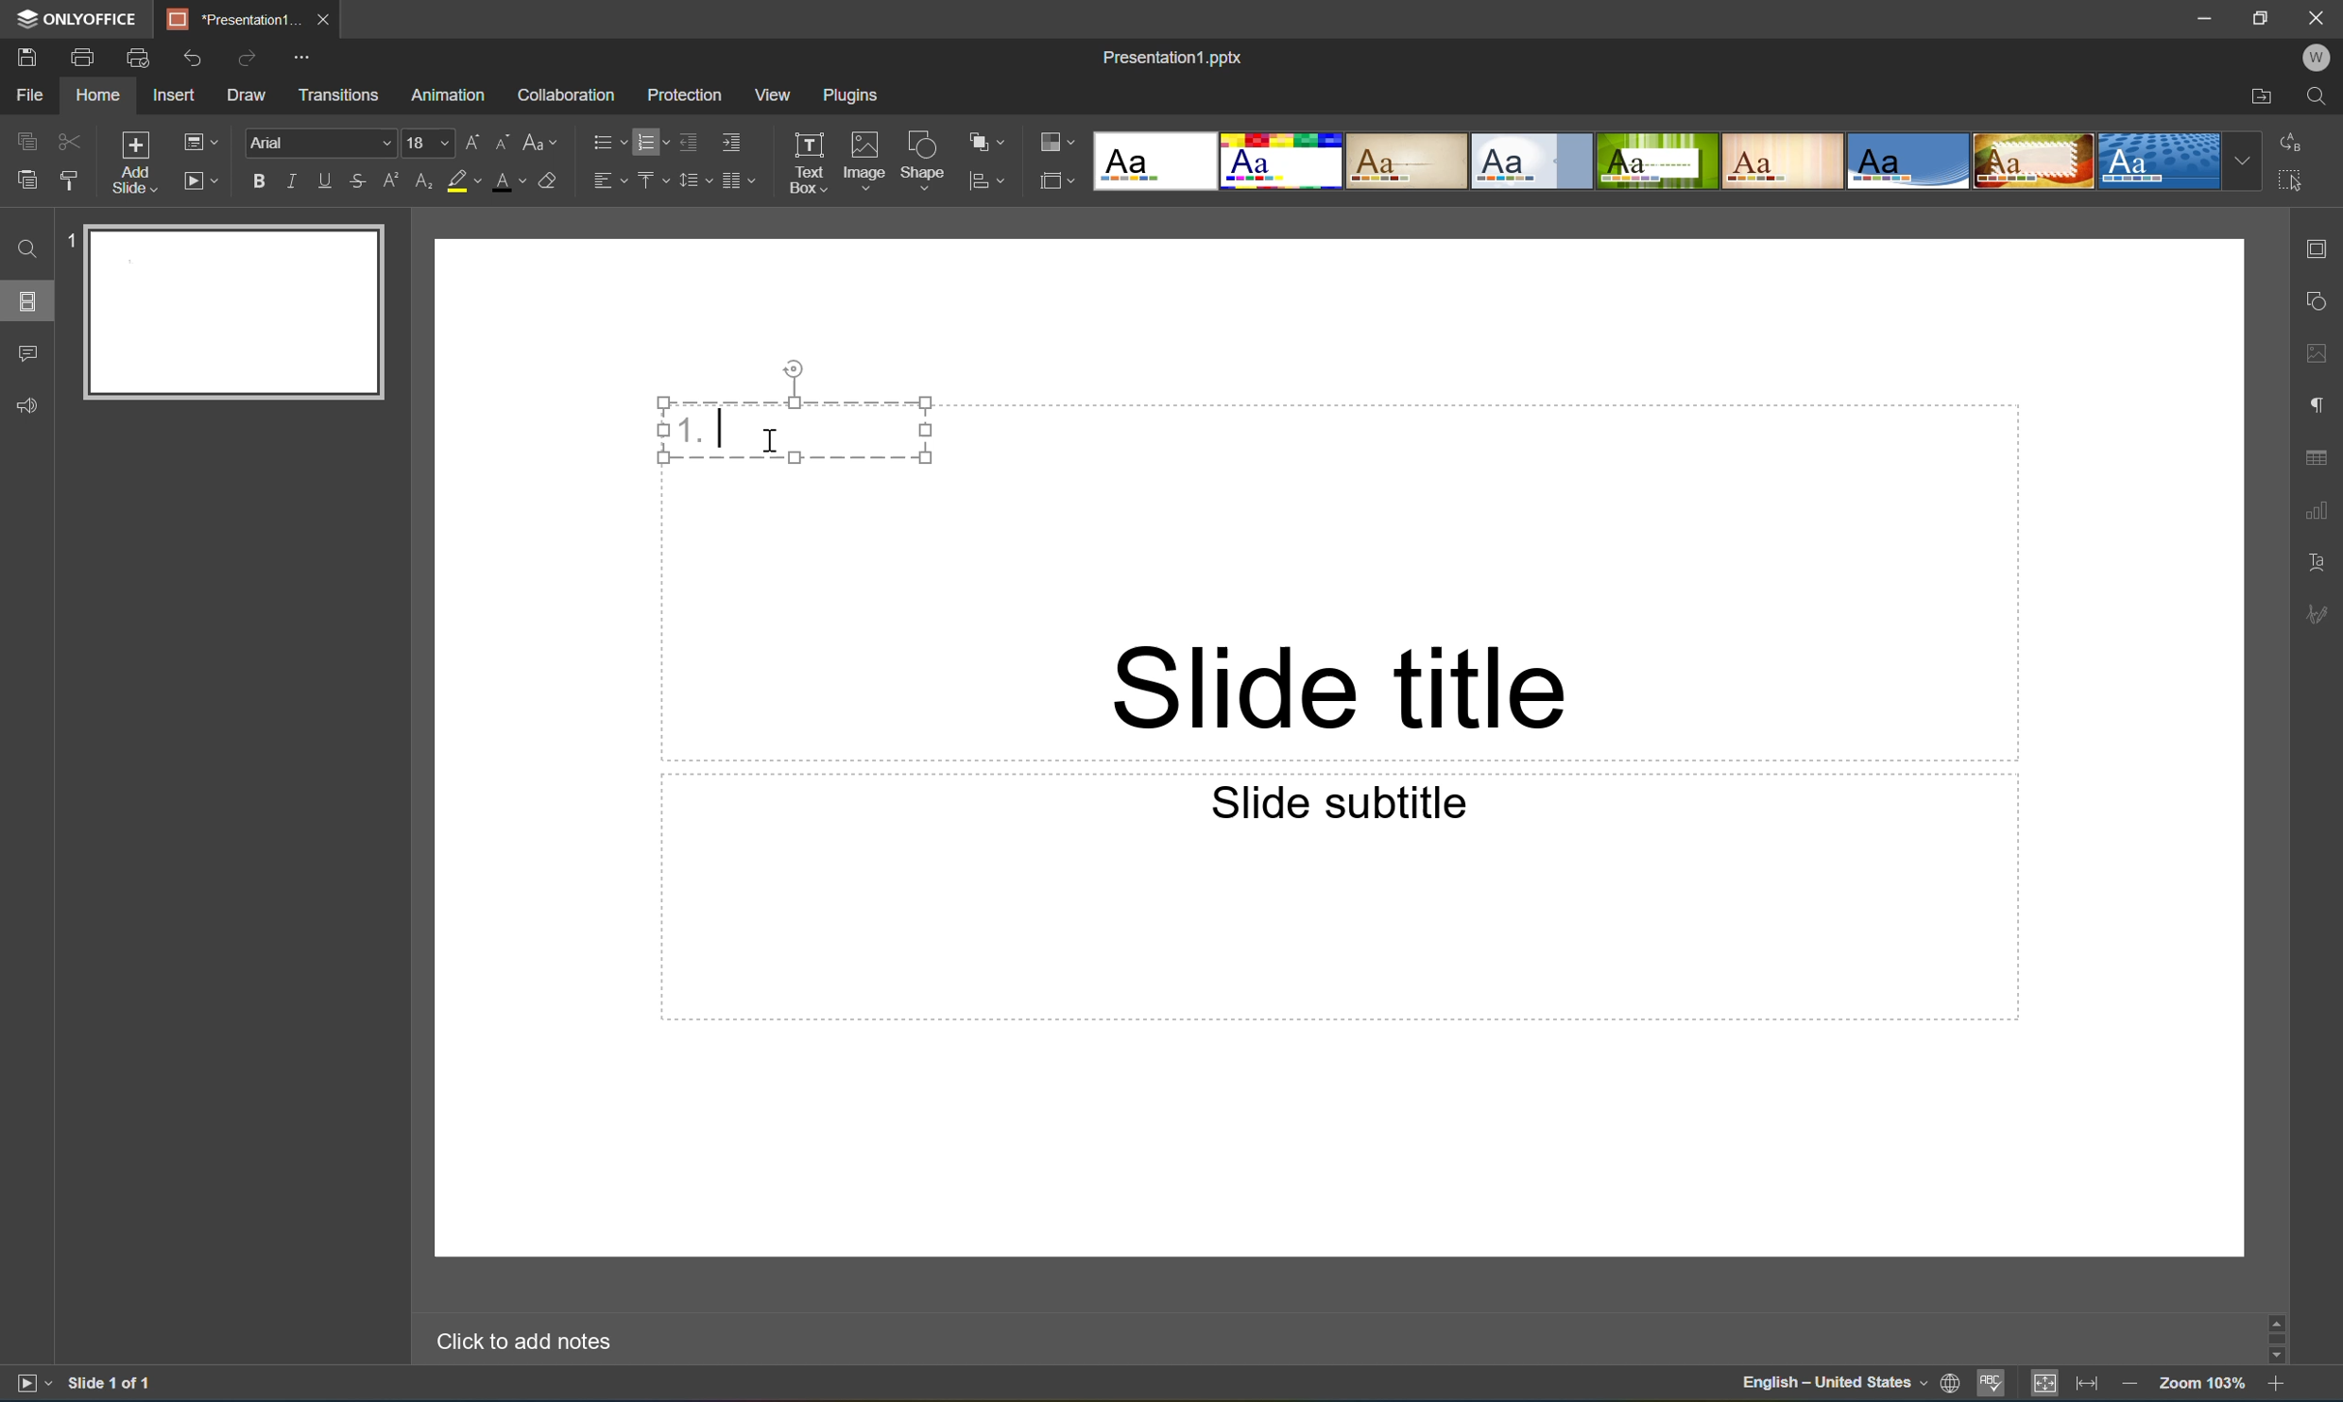  Describe the element at coordinates (302, 58) in the screenshot. I see `Customize Quick Access Toolbar` at that location.